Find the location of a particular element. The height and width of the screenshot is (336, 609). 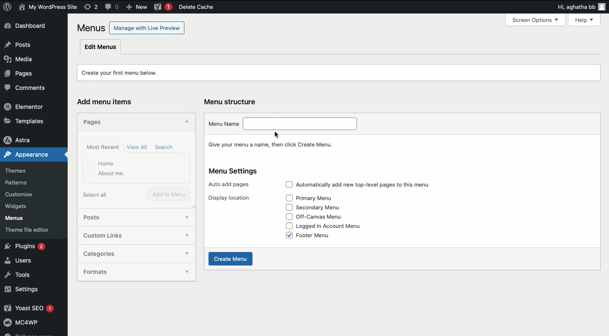

Appearance is located at coordinates (25, 156).